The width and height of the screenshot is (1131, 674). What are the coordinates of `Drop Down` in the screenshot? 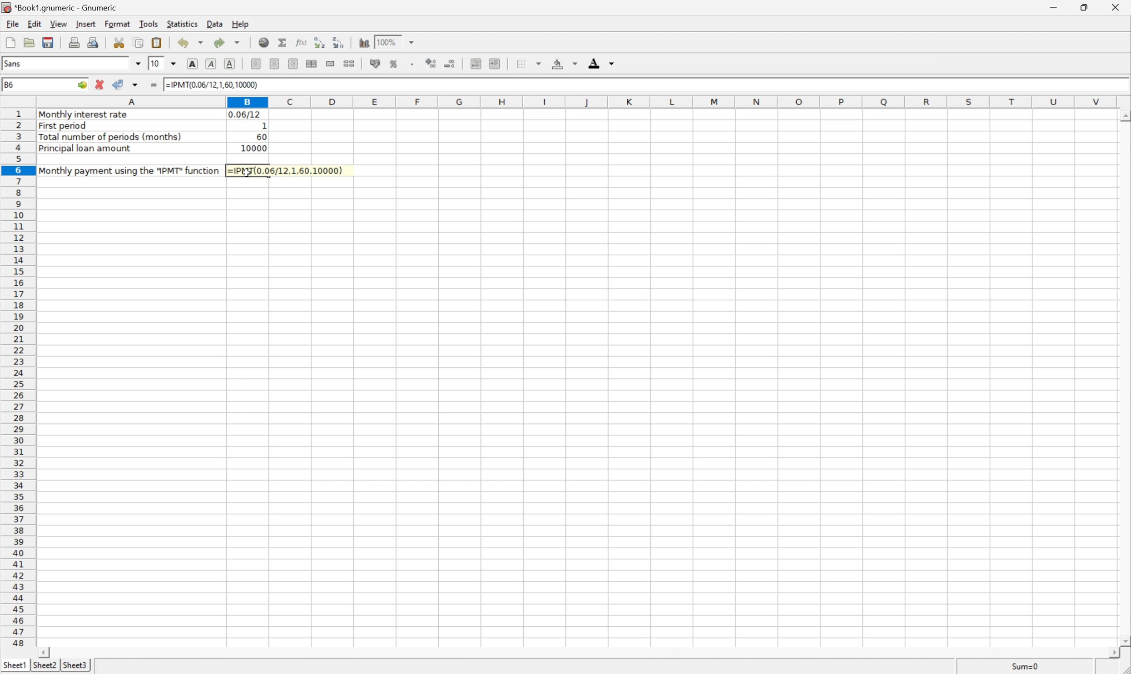 It's located at (413, 42).